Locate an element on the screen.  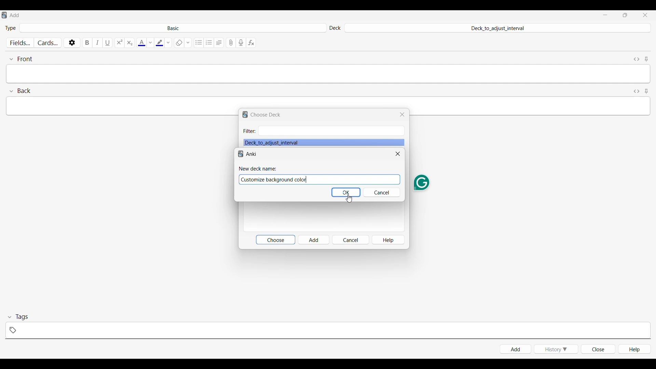
Deck list is located at coordinates (324, 142).